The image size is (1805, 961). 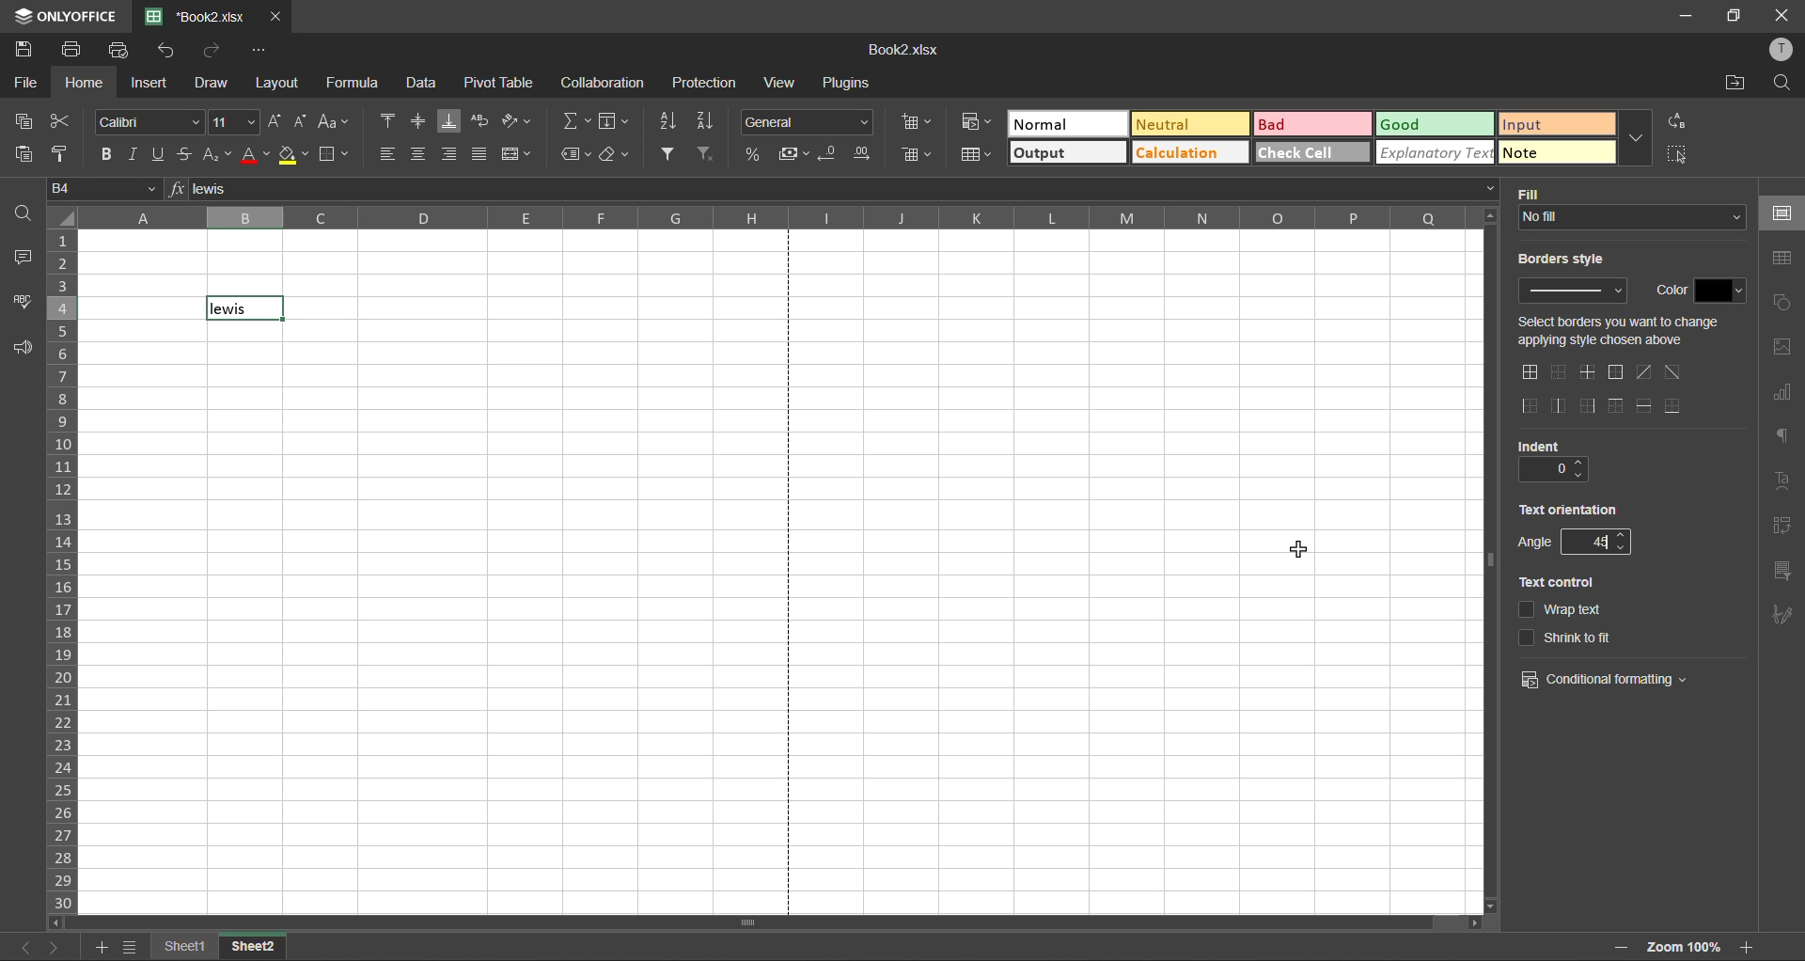 What do you see at coordinates (1781, 619) in the screenshot?
I see `signature` at bounding box center [1781, 619].